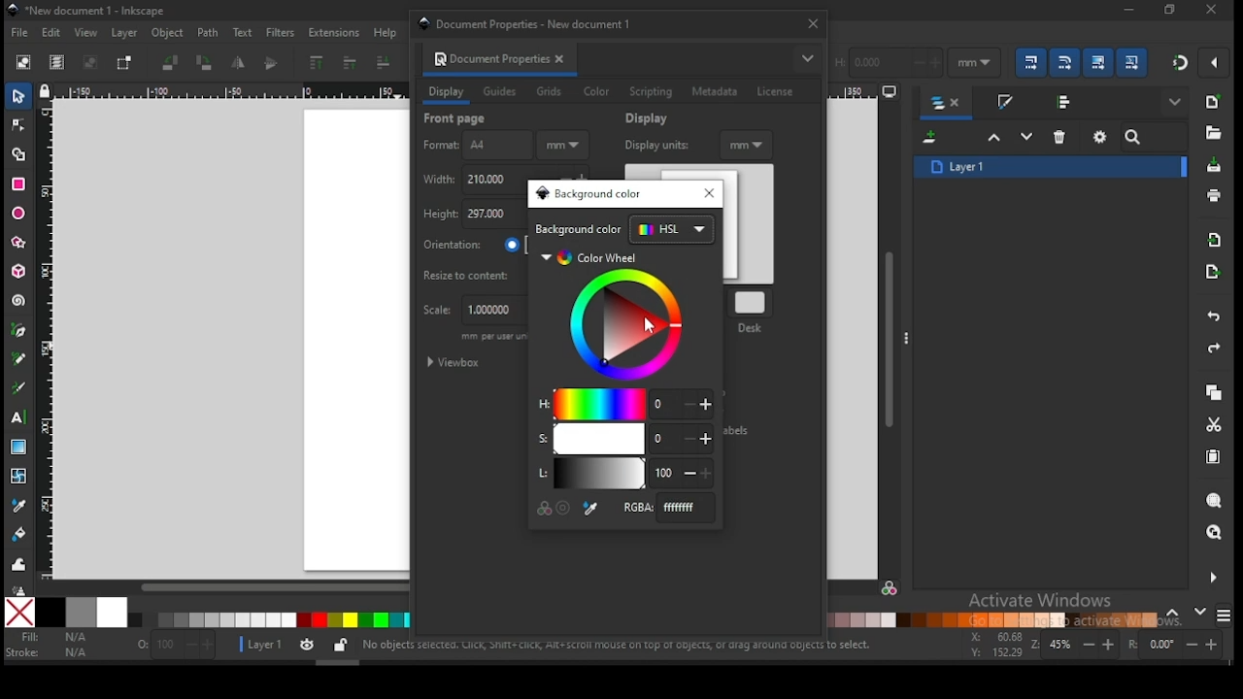  I want to click on hue, so click(624, 403).